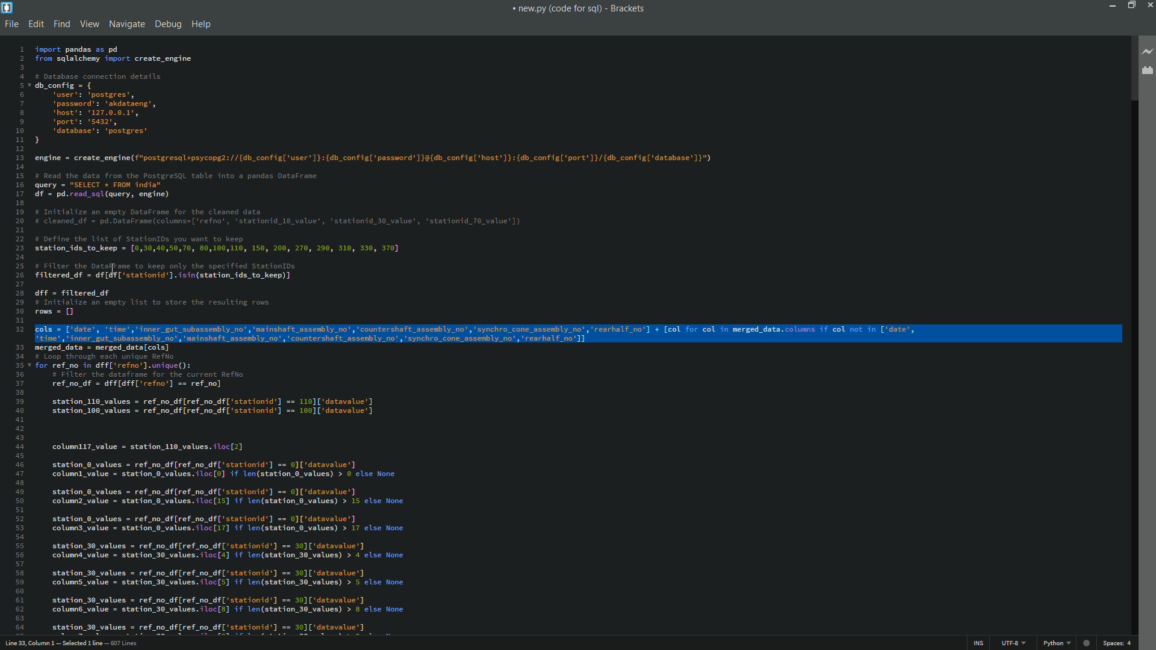  What do you see at coordinates (1110, 5) in the screenshot?
I see `minimize` at bounding box center [1110, 5].